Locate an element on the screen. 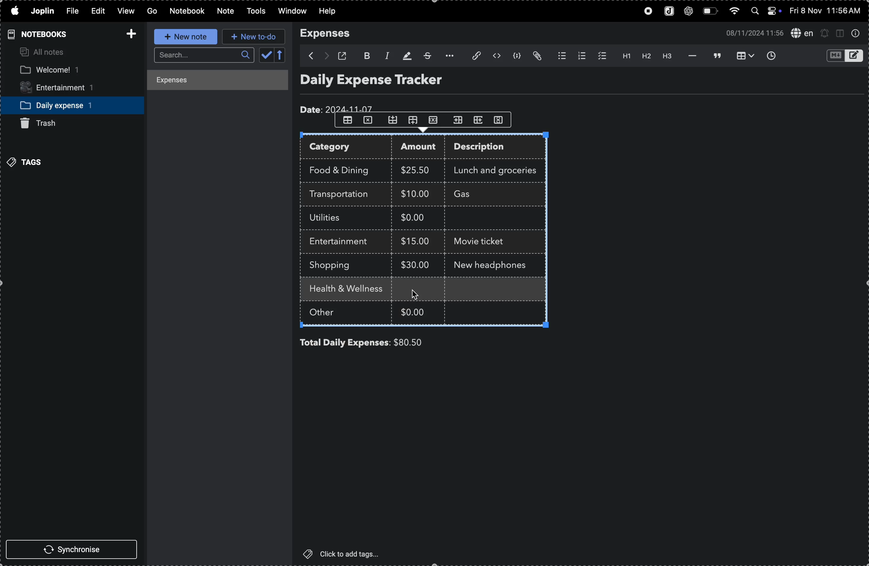 The width and height of the screenshot is (869, 566). description is located at coordinates (487, 148).